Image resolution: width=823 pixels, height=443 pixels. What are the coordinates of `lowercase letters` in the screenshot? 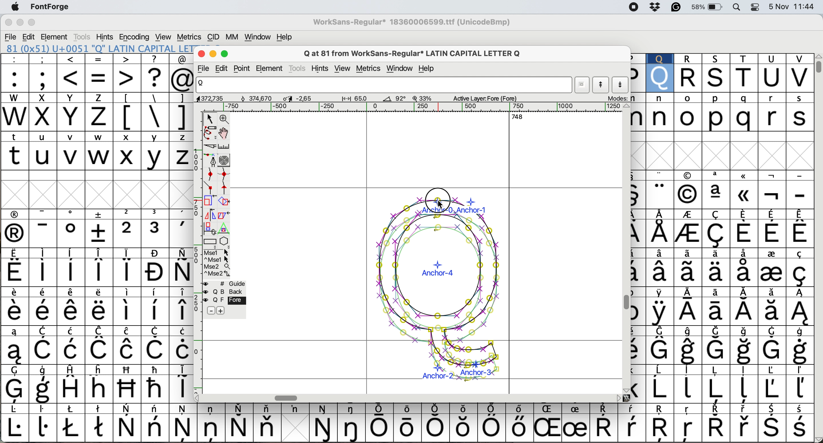 It's located at (98, 138).